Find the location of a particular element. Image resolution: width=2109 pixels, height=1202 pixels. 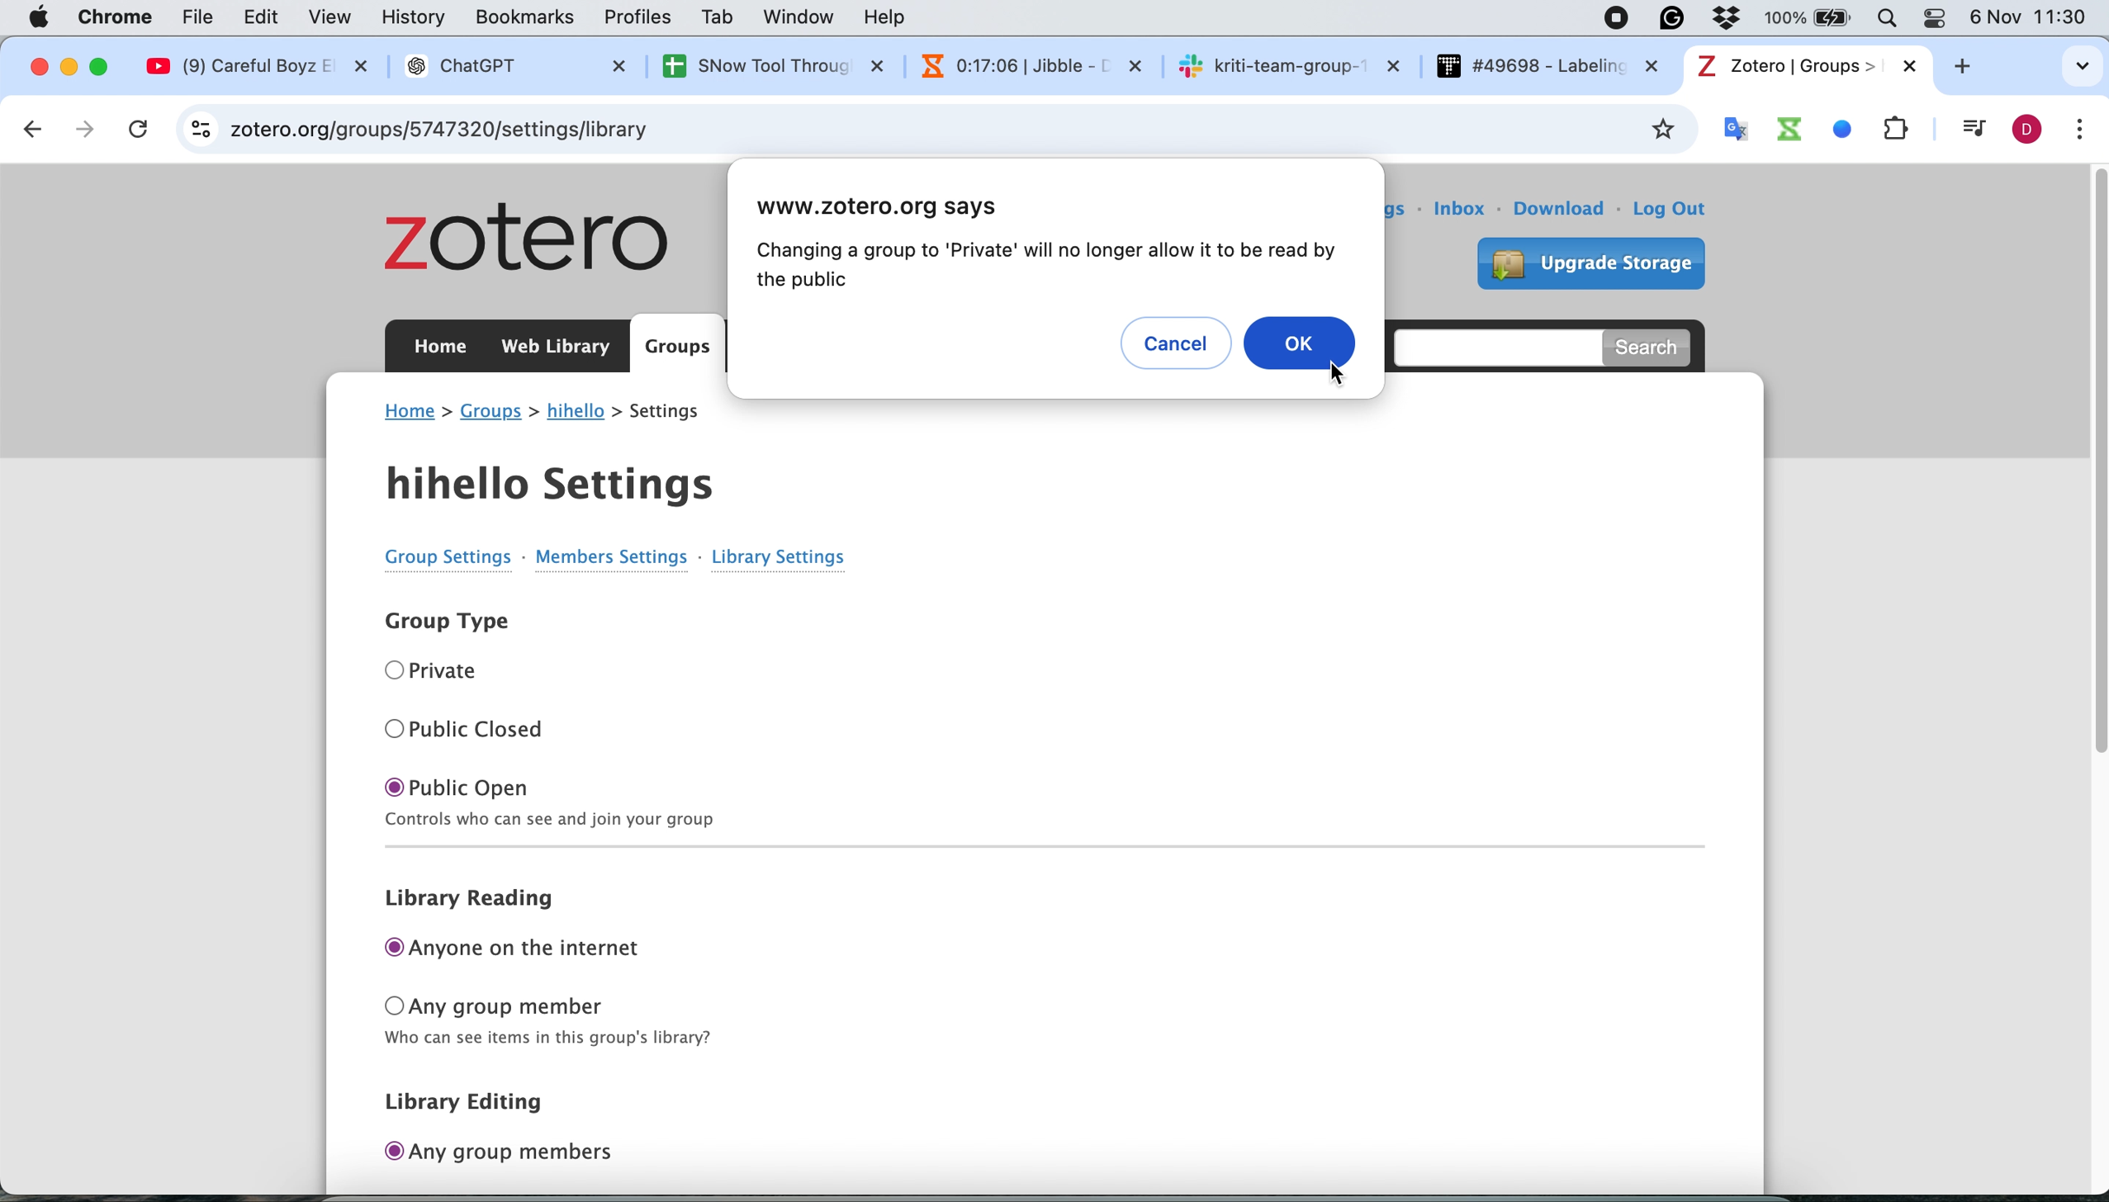

bookmark is located at coordinates (1660, 130).